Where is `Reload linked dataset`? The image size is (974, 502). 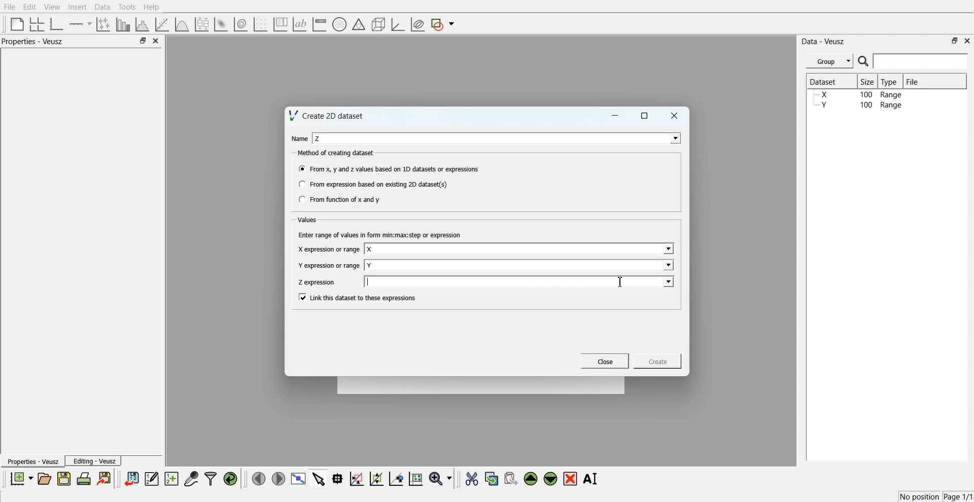
Reload linked dataset is located at coordinates (230, 479).